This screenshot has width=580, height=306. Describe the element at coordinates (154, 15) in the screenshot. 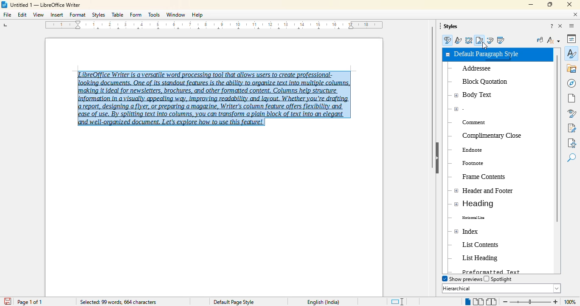

I see `tools` at that location.